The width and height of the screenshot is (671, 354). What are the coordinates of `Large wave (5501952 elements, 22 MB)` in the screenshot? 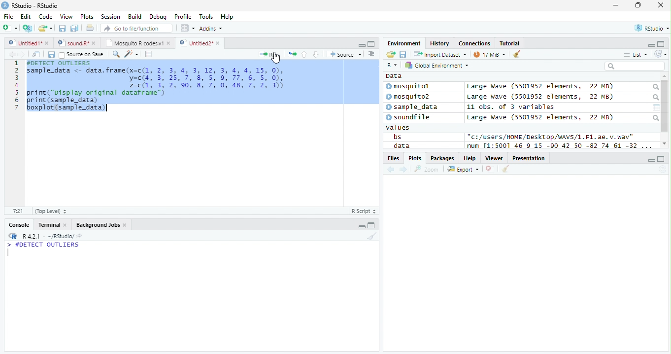 It's located at (540, 117).